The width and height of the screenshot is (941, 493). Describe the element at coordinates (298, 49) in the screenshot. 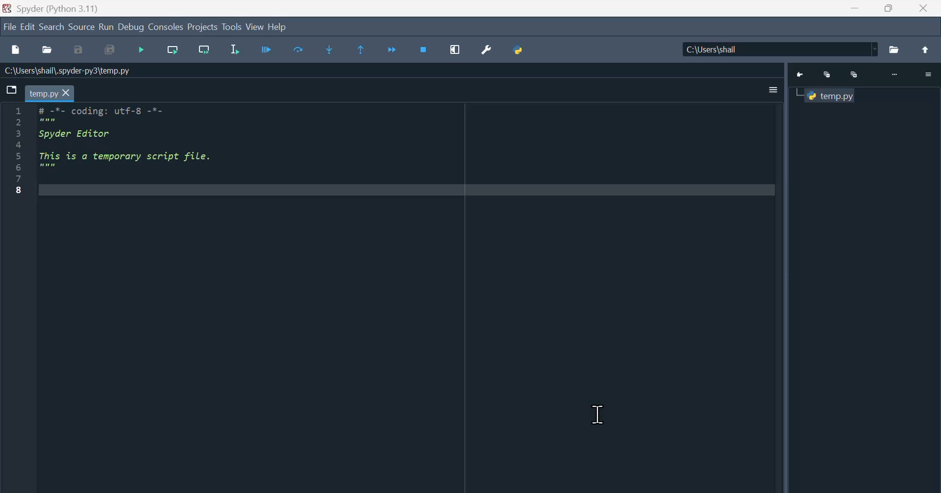

I see `Run Cell` at that location.